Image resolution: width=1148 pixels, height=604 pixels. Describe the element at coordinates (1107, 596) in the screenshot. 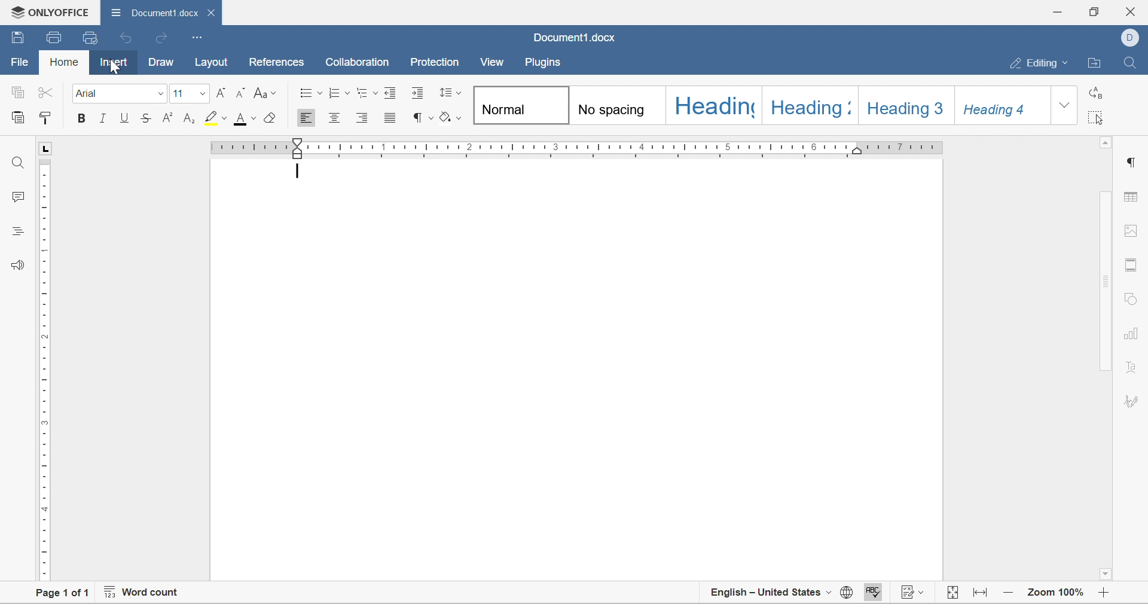

I see `Zoom in` at that location.